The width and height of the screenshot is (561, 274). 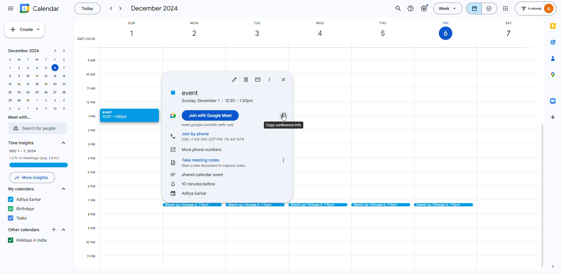 I want to click on 29, so click(x=10, y=101).